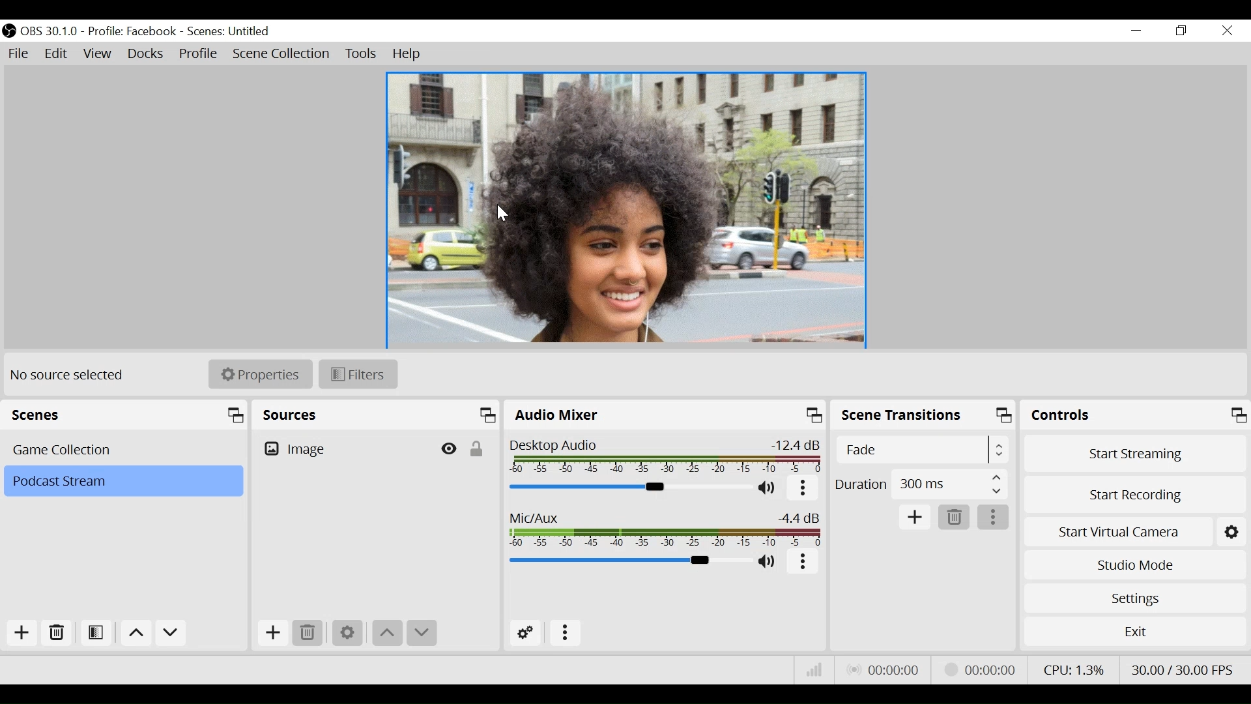 Image resolution: width=1251 pixels, height=704 pixels. I want to click on Settings, so click(1136, 596).